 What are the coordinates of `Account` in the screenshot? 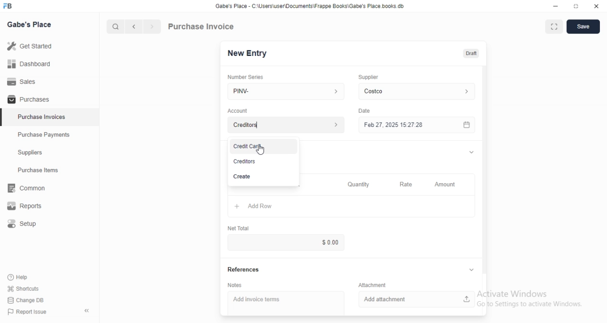 It's located at (238, 111).